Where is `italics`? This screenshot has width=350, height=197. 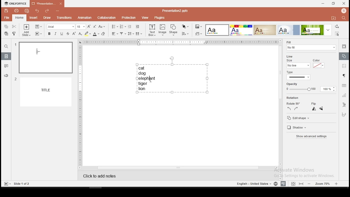 italics is located at coordinates (55, 34).